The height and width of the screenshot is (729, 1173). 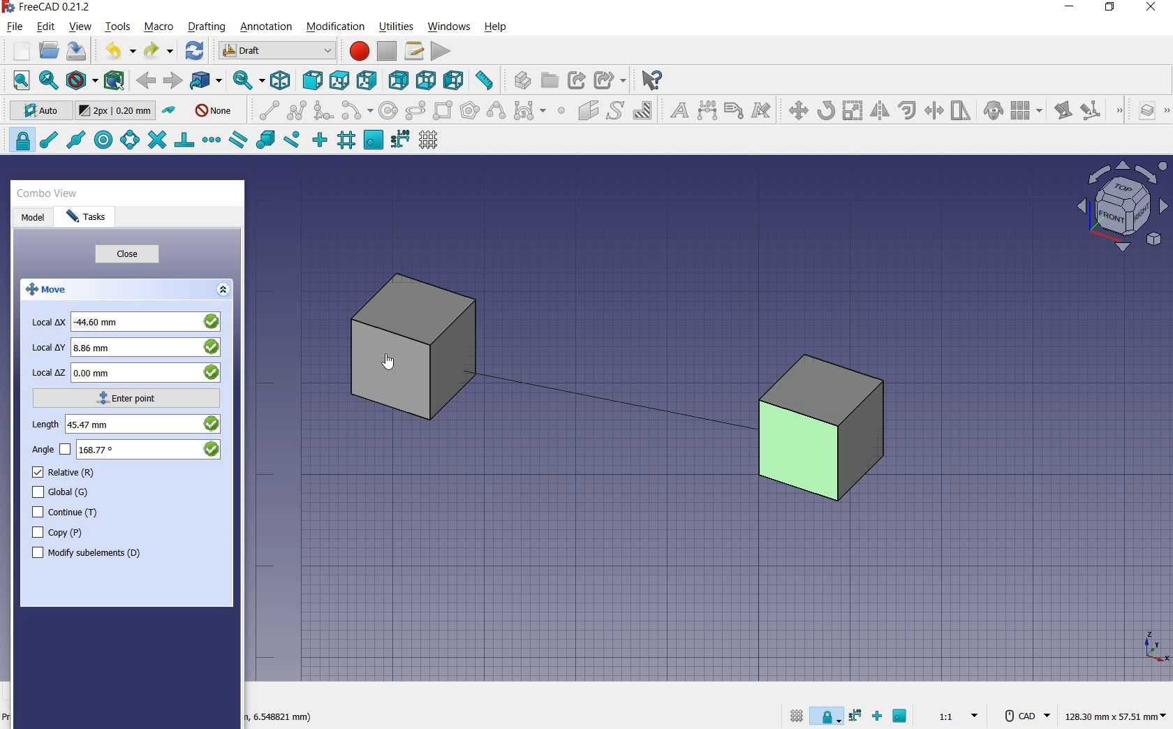 I want to click on rear, so click(x=399, y=81).